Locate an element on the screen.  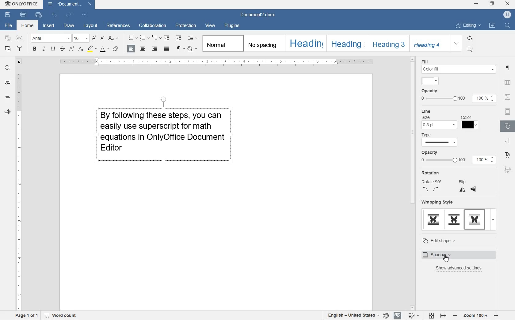
image is located at coordinates (508, 98).